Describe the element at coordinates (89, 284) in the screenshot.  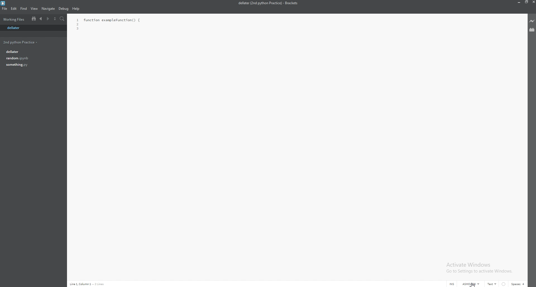
I see `line 1, column 1 - 2 lines` at that location.